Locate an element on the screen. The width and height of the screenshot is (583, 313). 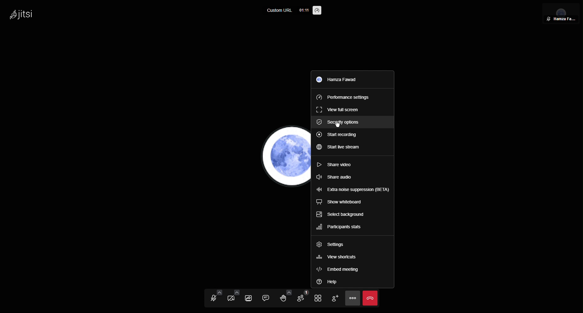
Extra noise suppression is located at coordinates (353, 189).